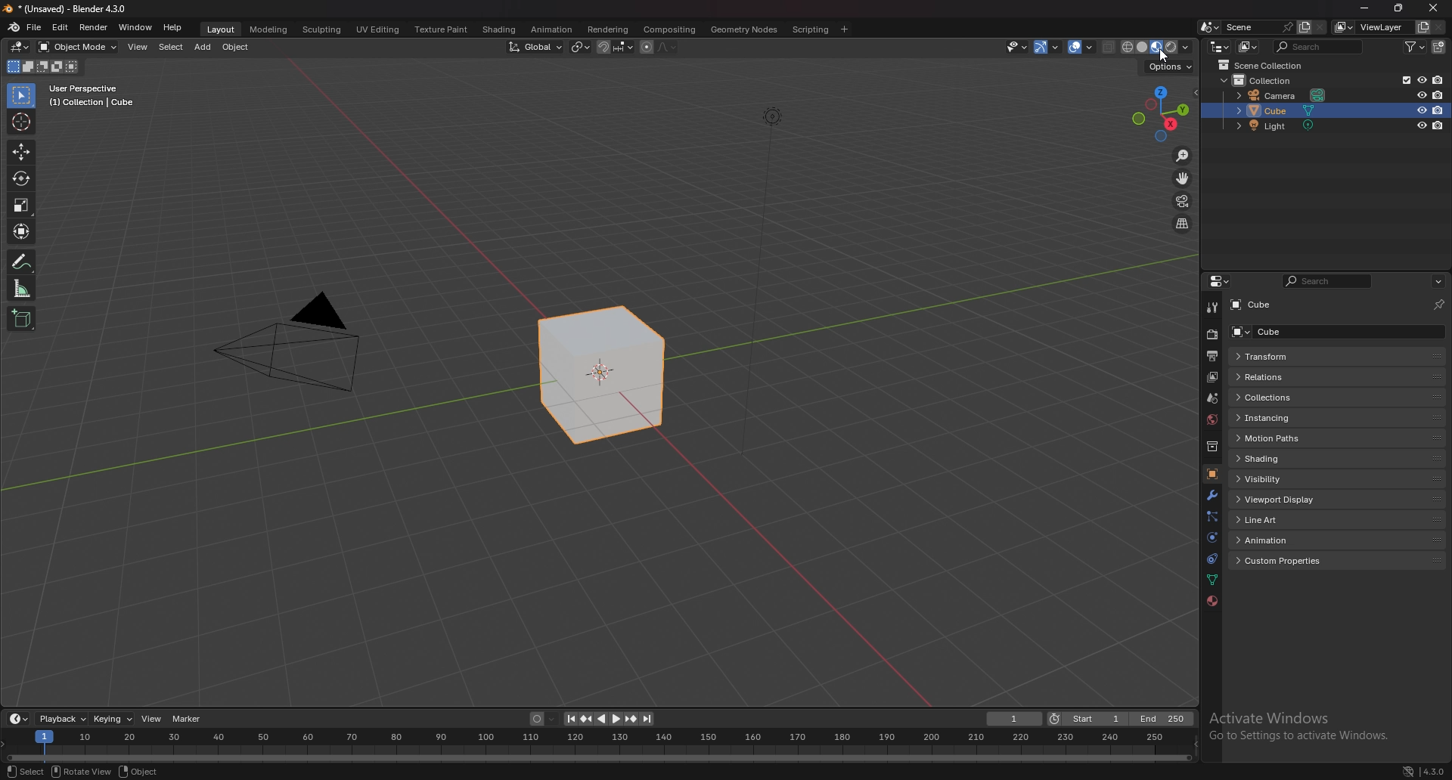 The width and height of the screenshot is (1452, 780). Describe the element at coordinates (1310, 356) in the screenshot. I see `transform` at that location.